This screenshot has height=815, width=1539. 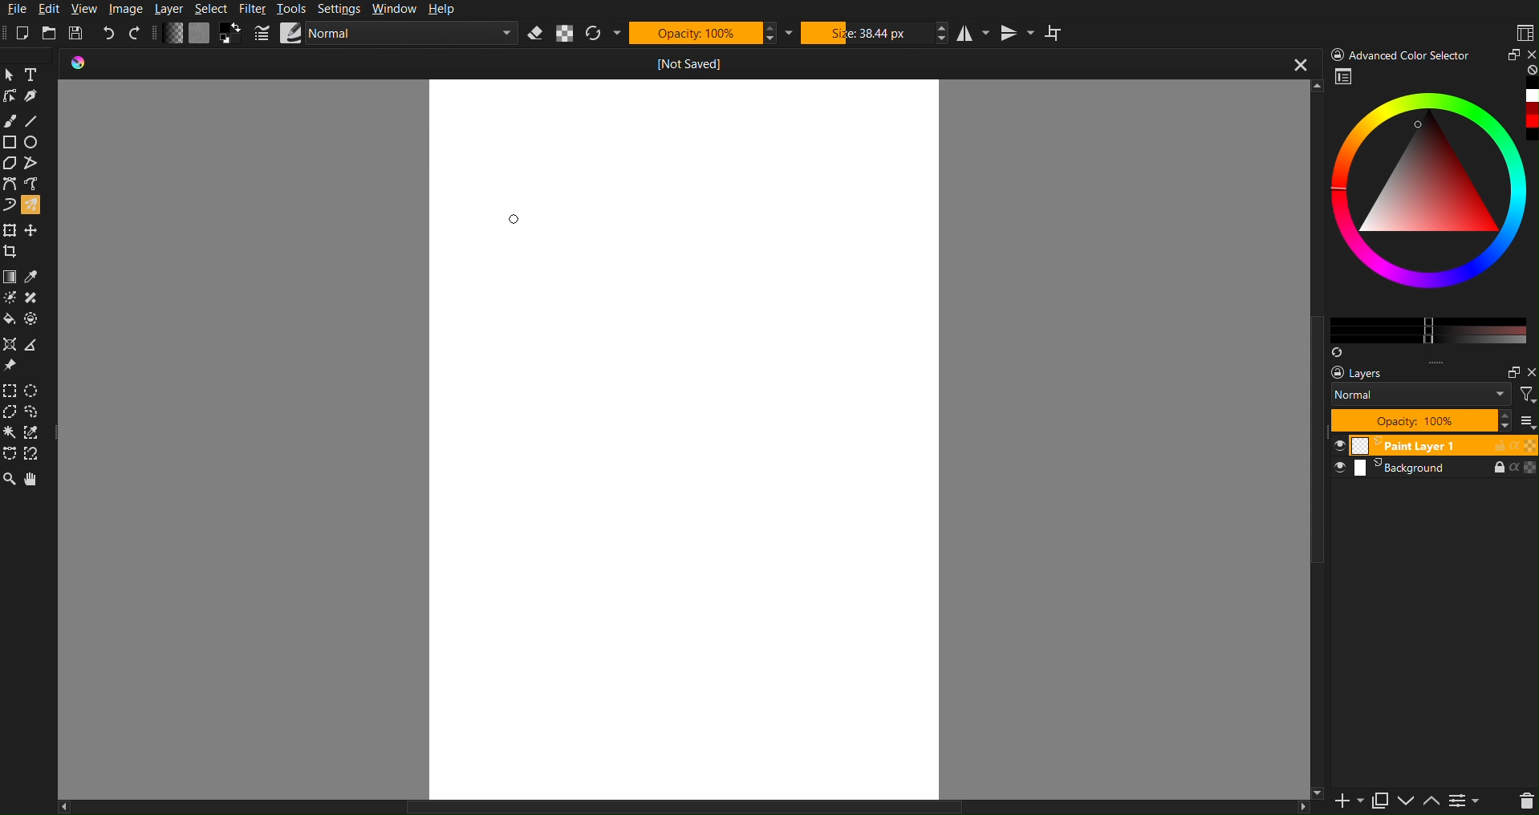 What do you see at coordinates (1437, 472) in the screenshot?
I see `background` at bounding box center [1437, 472].